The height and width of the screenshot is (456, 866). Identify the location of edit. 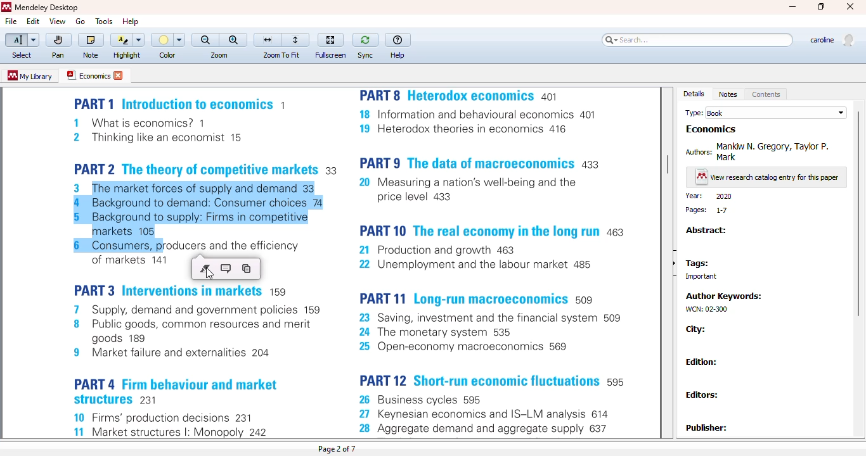
(34, 22).